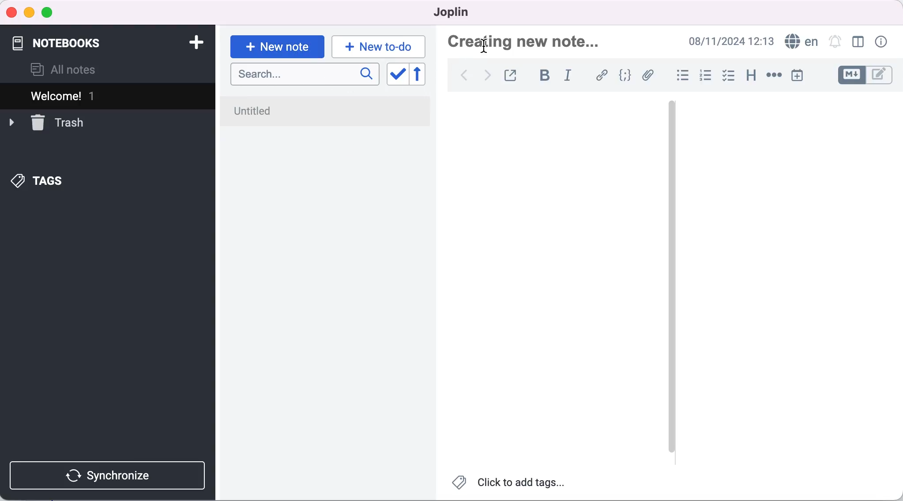 Image resolution: width=903 pixels, height=501 pixels. What do you see at coordinates (109, 475) in the screenshot?
I see `synchronize` at bounding box center [109, 475].